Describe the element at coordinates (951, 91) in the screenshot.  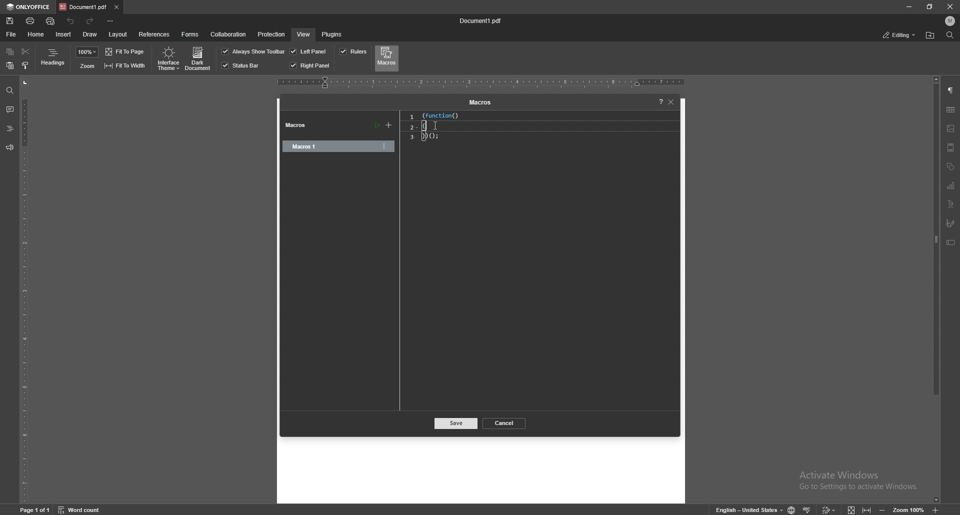
I see `paragraph` at that location.